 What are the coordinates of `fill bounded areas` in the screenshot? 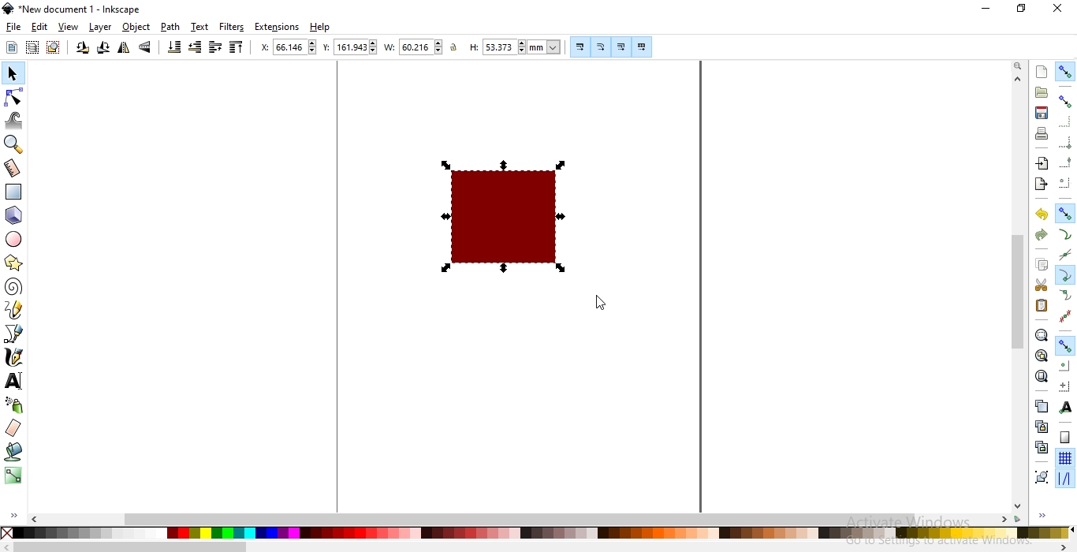 It's located at (13, 453).